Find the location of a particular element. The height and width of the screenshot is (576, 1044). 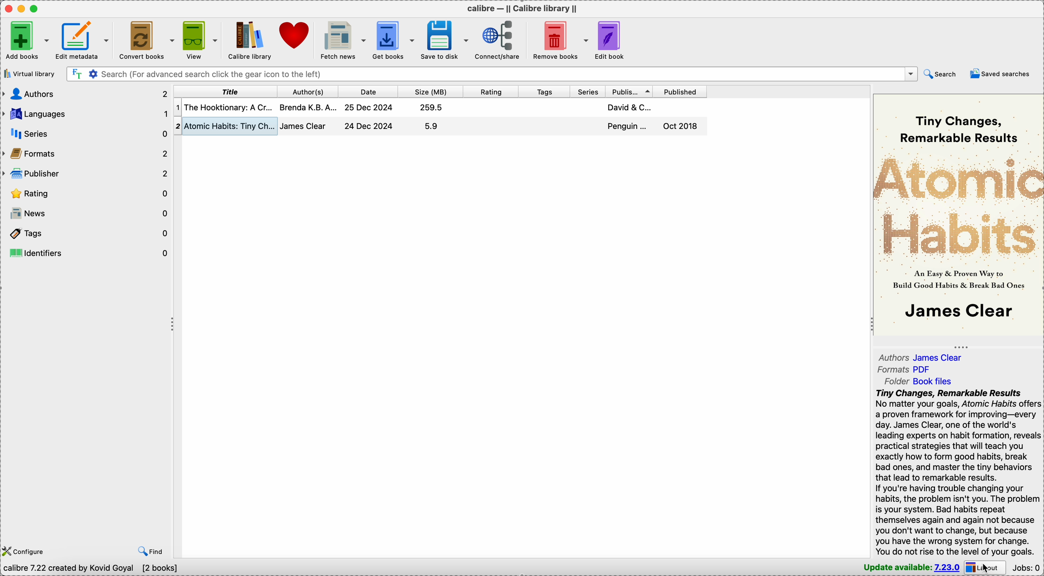

find is located at coordinates (148, 550).